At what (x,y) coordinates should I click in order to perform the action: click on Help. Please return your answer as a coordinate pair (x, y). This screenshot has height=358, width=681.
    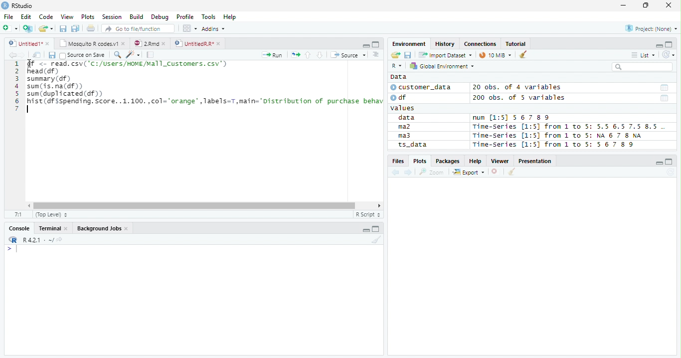
    Looking at the image, I should click on (476, 162).